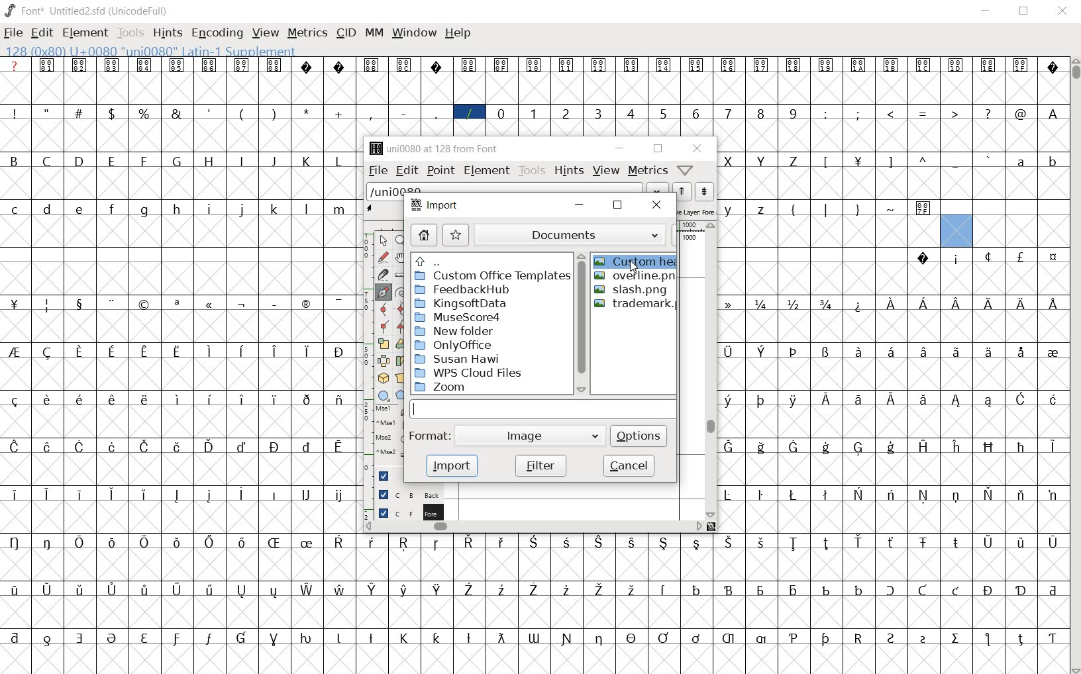 Image resolution: width=1081 pixels, height=674 pixels. What do you see at coordinates (306, 66) in the screenshot?
I see `glyph` at bounding box center [306, 66].